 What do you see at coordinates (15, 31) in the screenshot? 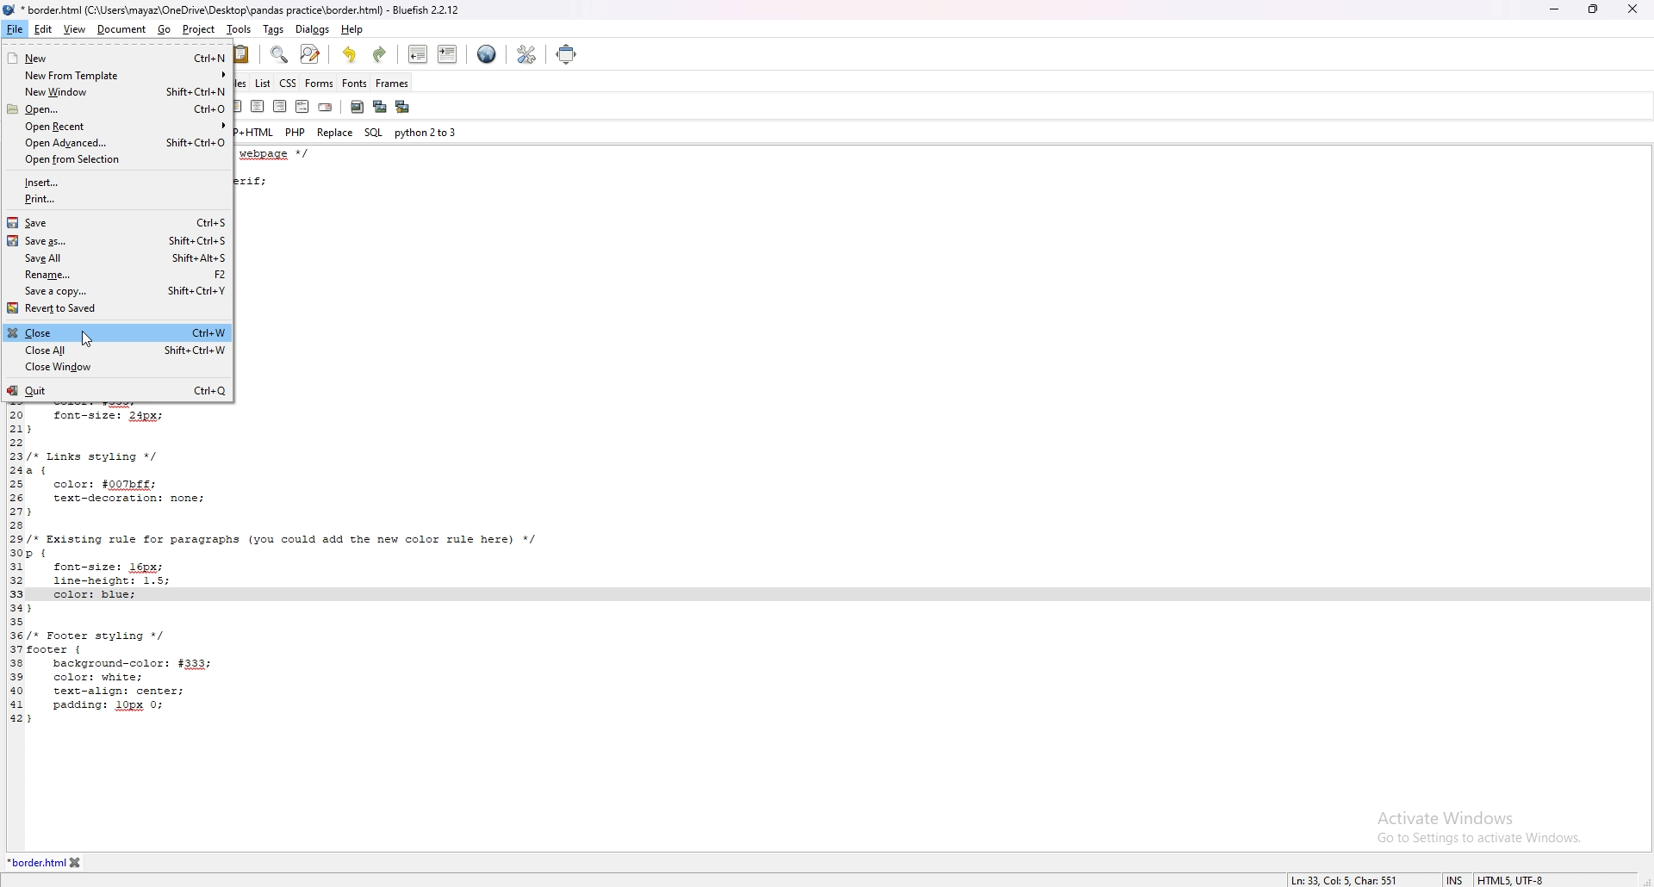
I see `file` at bounding box center [15, 31].